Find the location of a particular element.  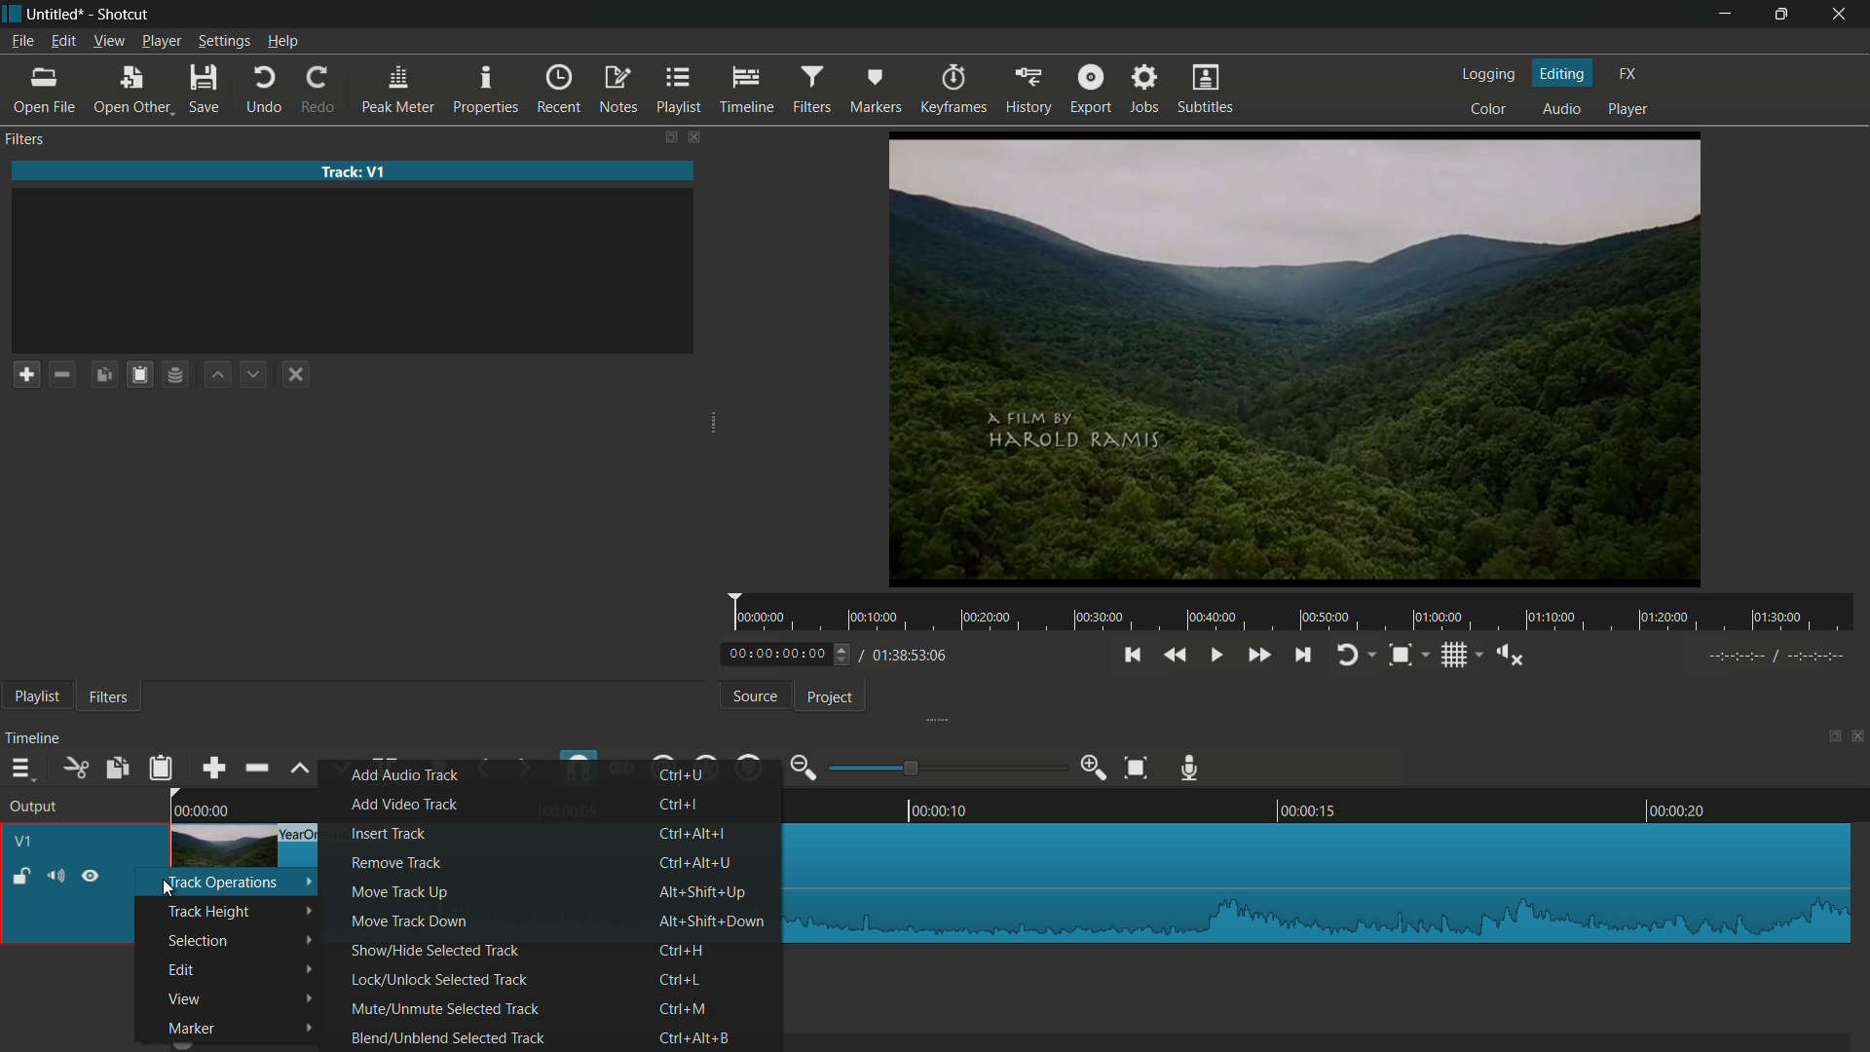

lock/unlock selected track is located at coordinates (441, 979).